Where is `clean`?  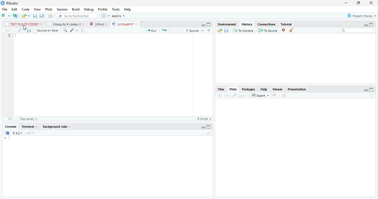
clean is located at coordinates (284, 95).